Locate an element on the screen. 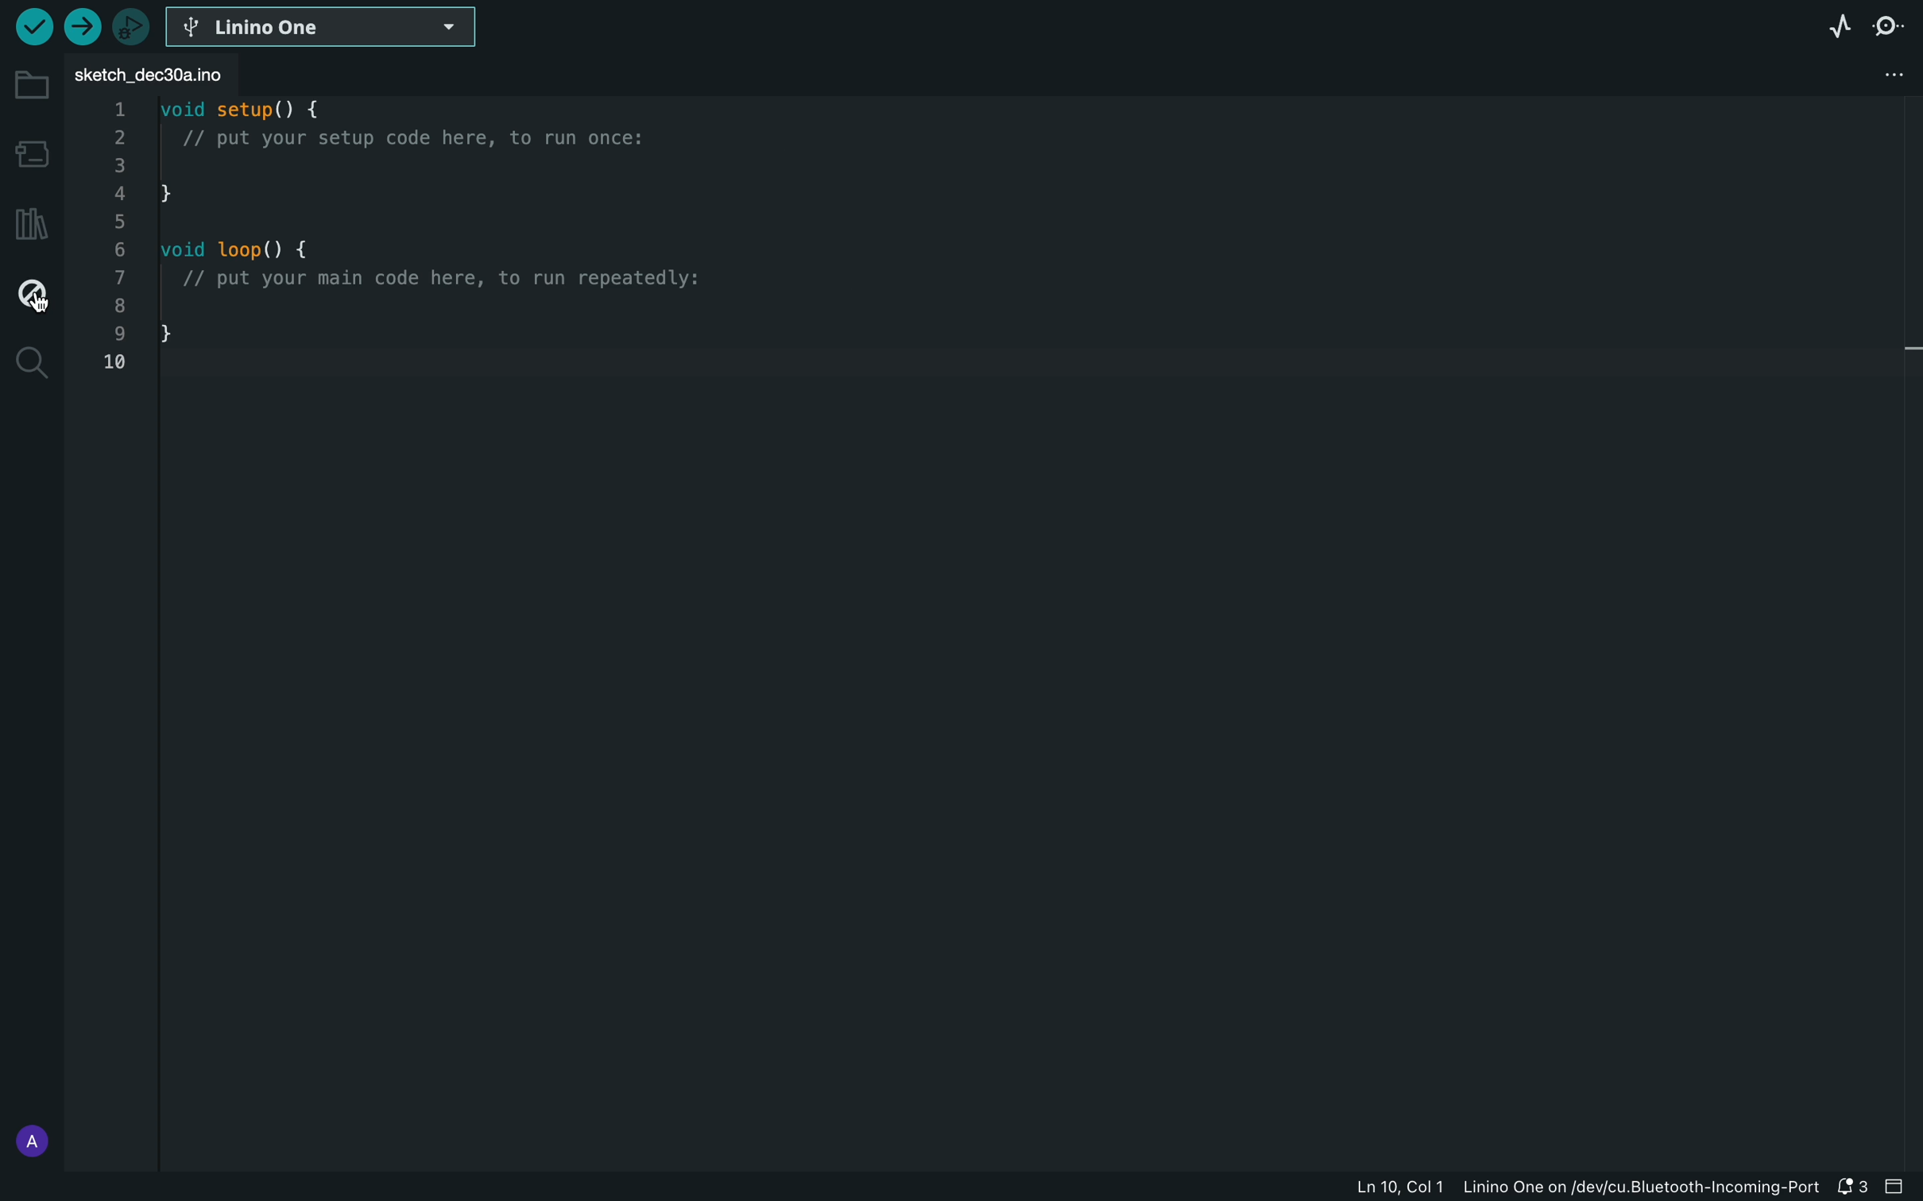 The image size is (1923, 1201). debug is located at coordinates (32, 296).